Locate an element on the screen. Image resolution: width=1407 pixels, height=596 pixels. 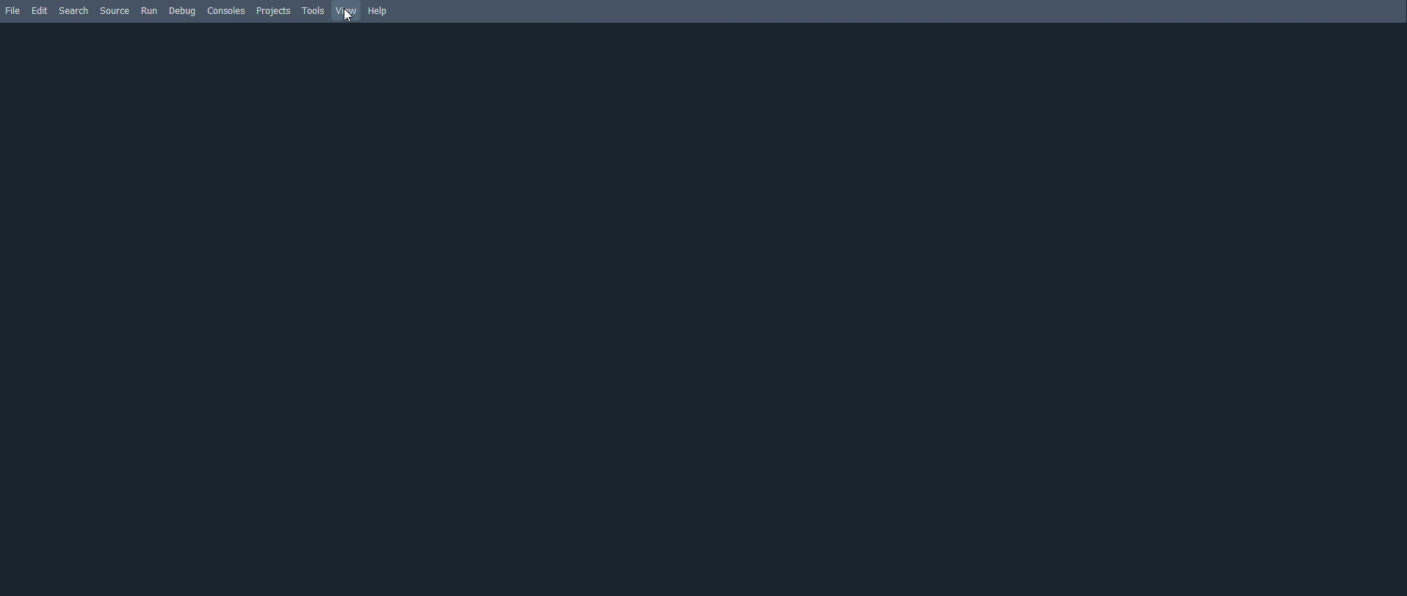
View is located at coordinates (348, 11).